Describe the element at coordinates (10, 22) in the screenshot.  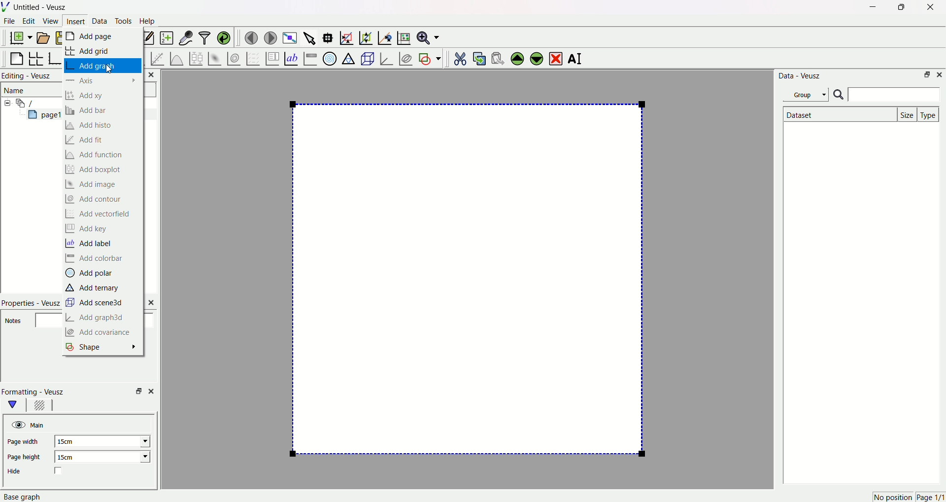
I see `File` at that location.